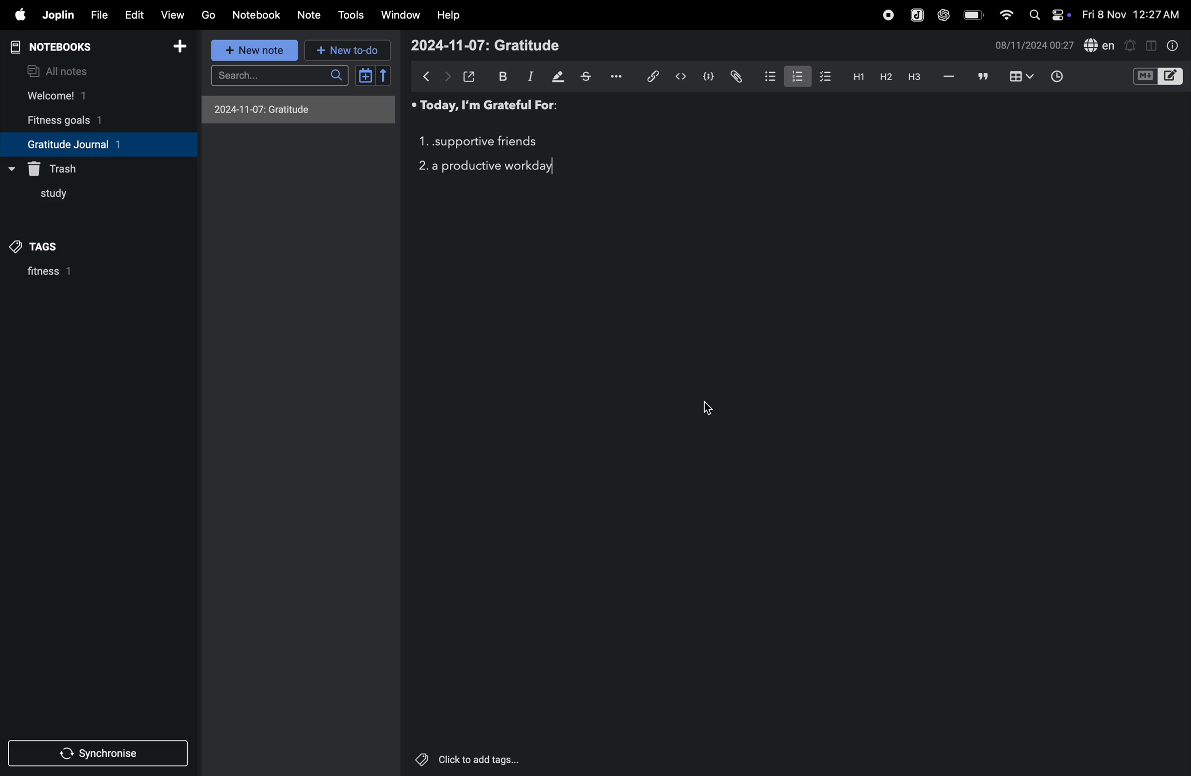 The height and width of the screenshot is (776, 1191). I want to click on strike through, so click(590, 77).